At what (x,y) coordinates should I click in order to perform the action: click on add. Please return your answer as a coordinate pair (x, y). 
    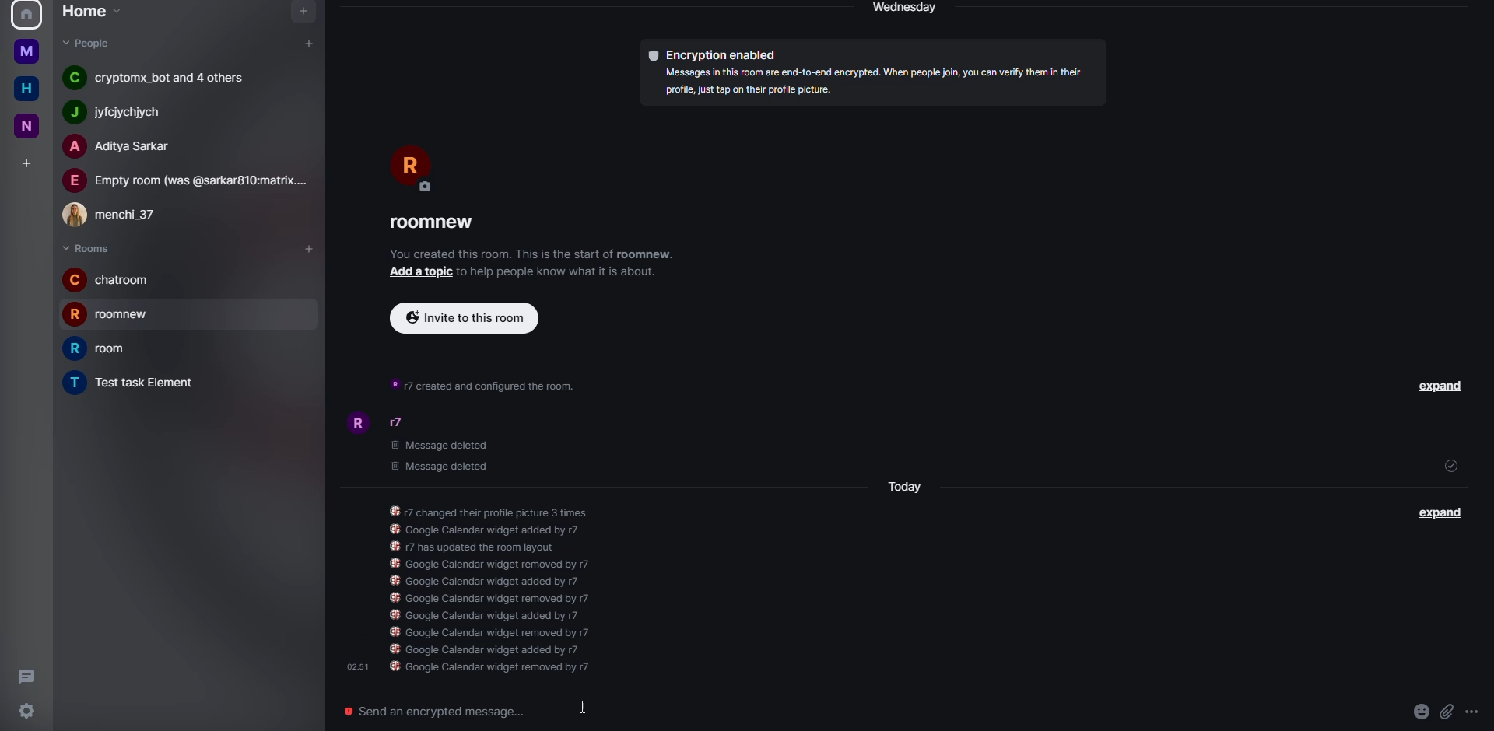
    Looking at the image, I should click on (305, 247).